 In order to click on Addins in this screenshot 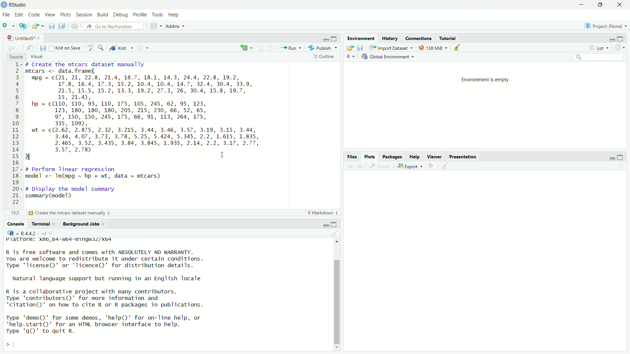, I will do `click(173, 27)`.